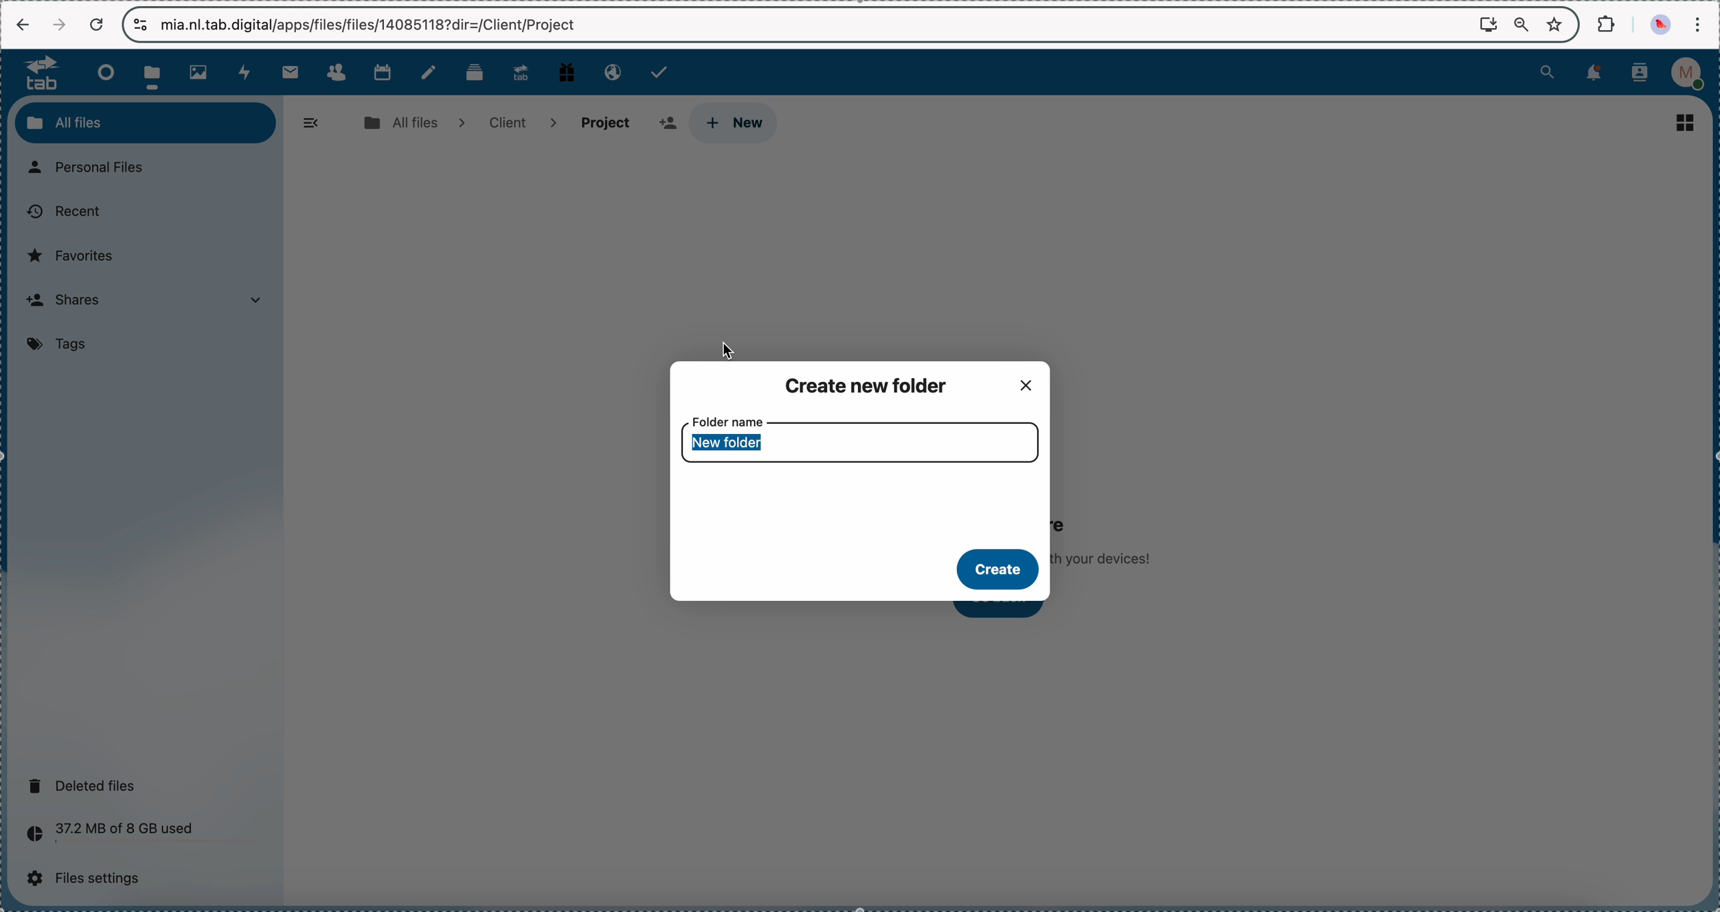 The image size is (1720, 912). Describe the element at coordinates (382, 71) in the screenshot. I see `calendar` at that location.